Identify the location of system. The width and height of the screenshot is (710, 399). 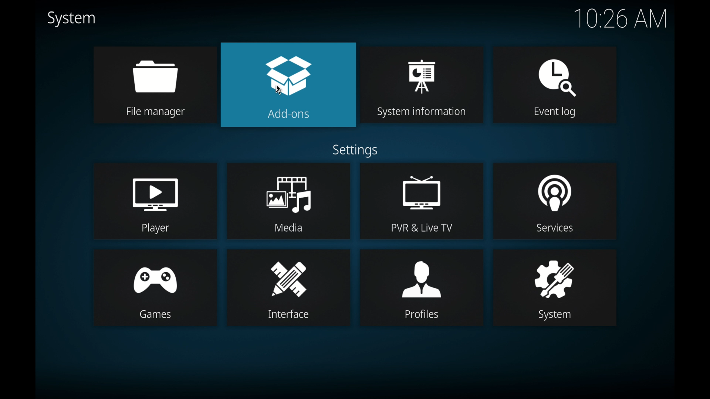
(555, 288).